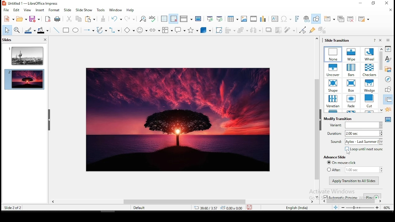 The width and height of the screenshot is (395, 222). What do you see at coordinates (389, 10) in the screenshot?
I see `close` at bounding box center [389, 10].